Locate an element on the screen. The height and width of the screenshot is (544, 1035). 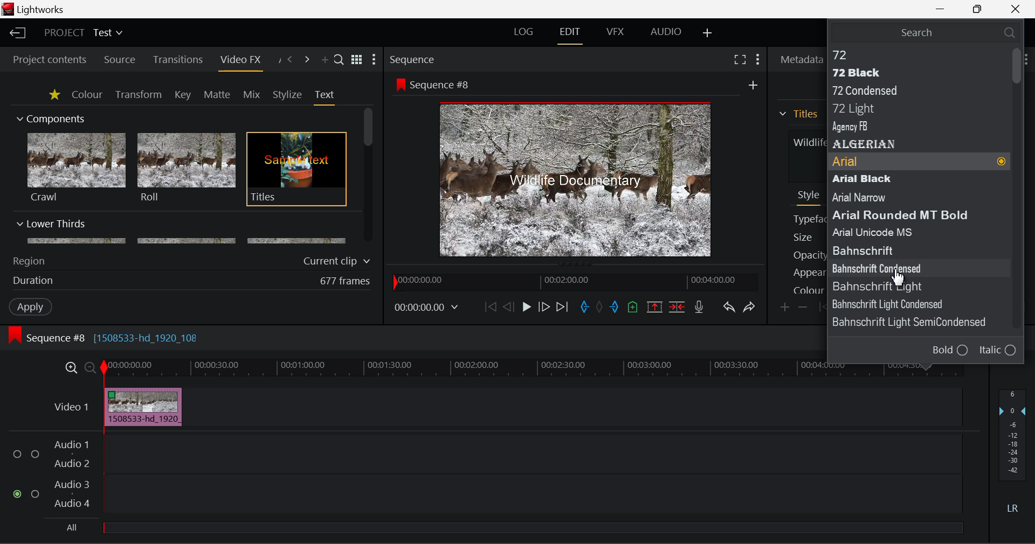
All is located at coordinates (73, 528).